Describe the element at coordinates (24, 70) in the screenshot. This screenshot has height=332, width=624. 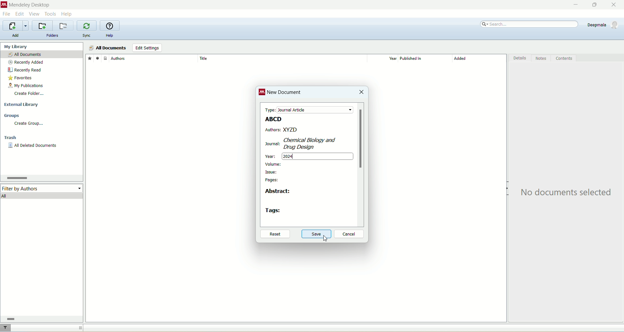
I see `recently read` at that location.